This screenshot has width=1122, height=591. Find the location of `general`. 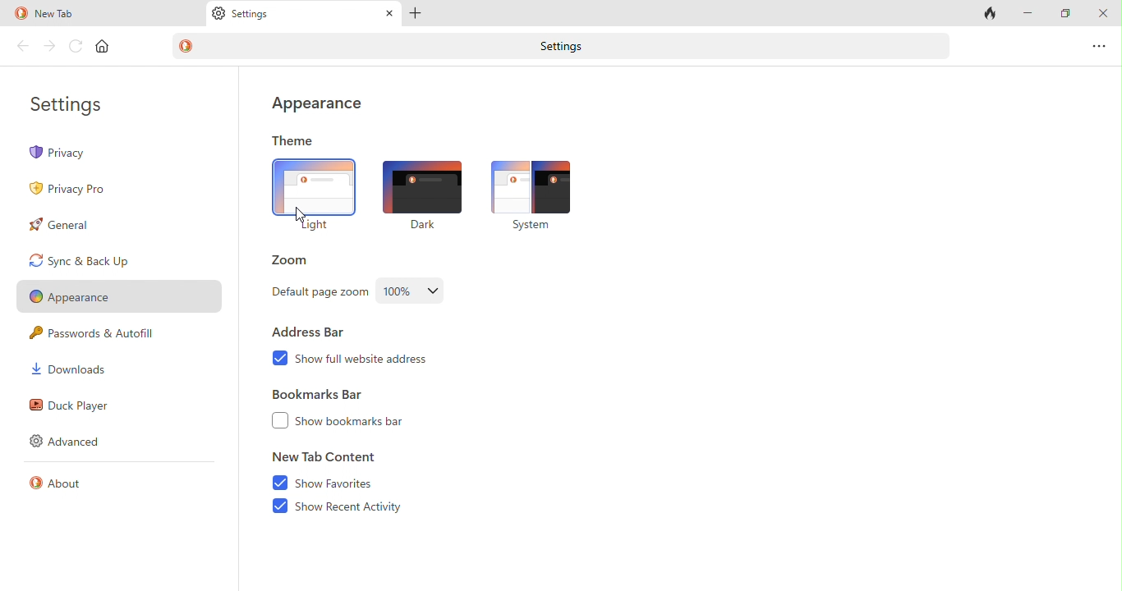

general is located at coordinates (70, 227).